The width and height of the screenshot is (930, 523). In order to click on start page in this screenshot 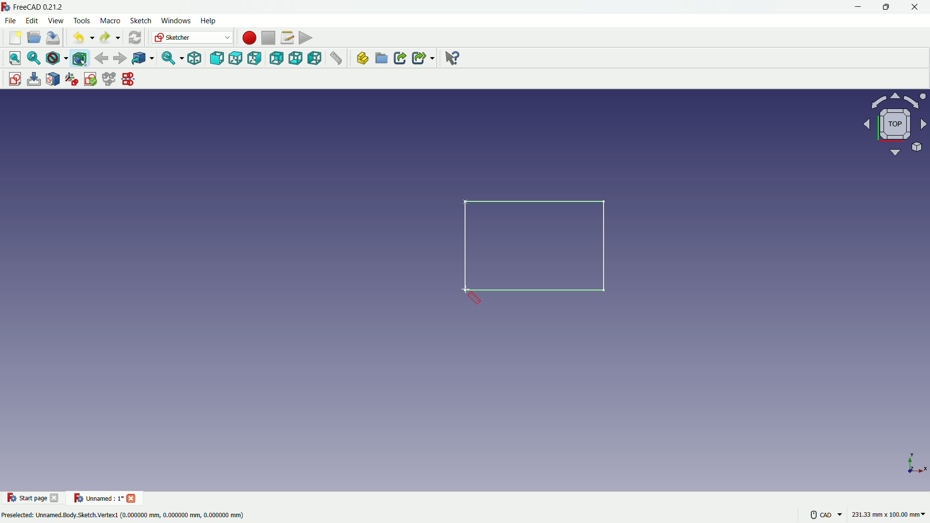, I will do `click(27, 498)`.